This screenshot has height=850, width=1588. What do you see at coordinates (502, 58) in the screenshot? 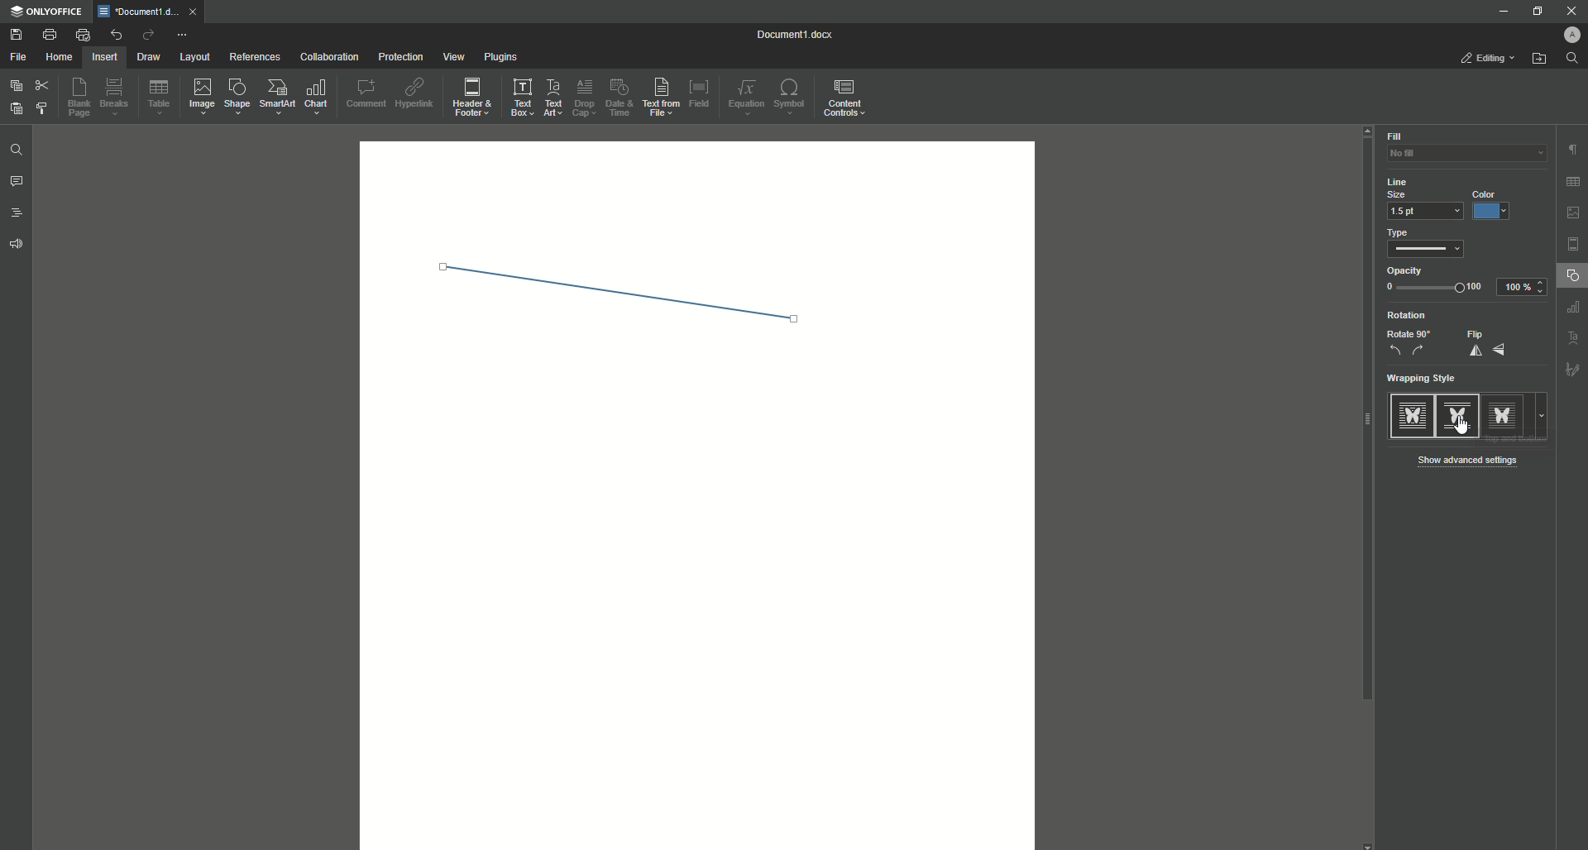
I see `Plugins` at bounding box center [502, 58].